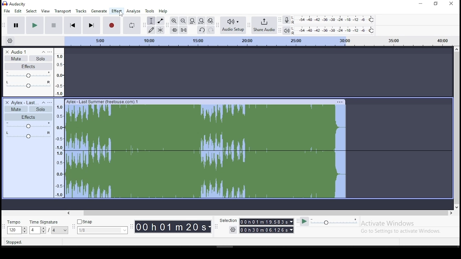  What do you see at coordinates (100, 11) in the screenshot?
I see `generate` at bounding box center [100, 11].